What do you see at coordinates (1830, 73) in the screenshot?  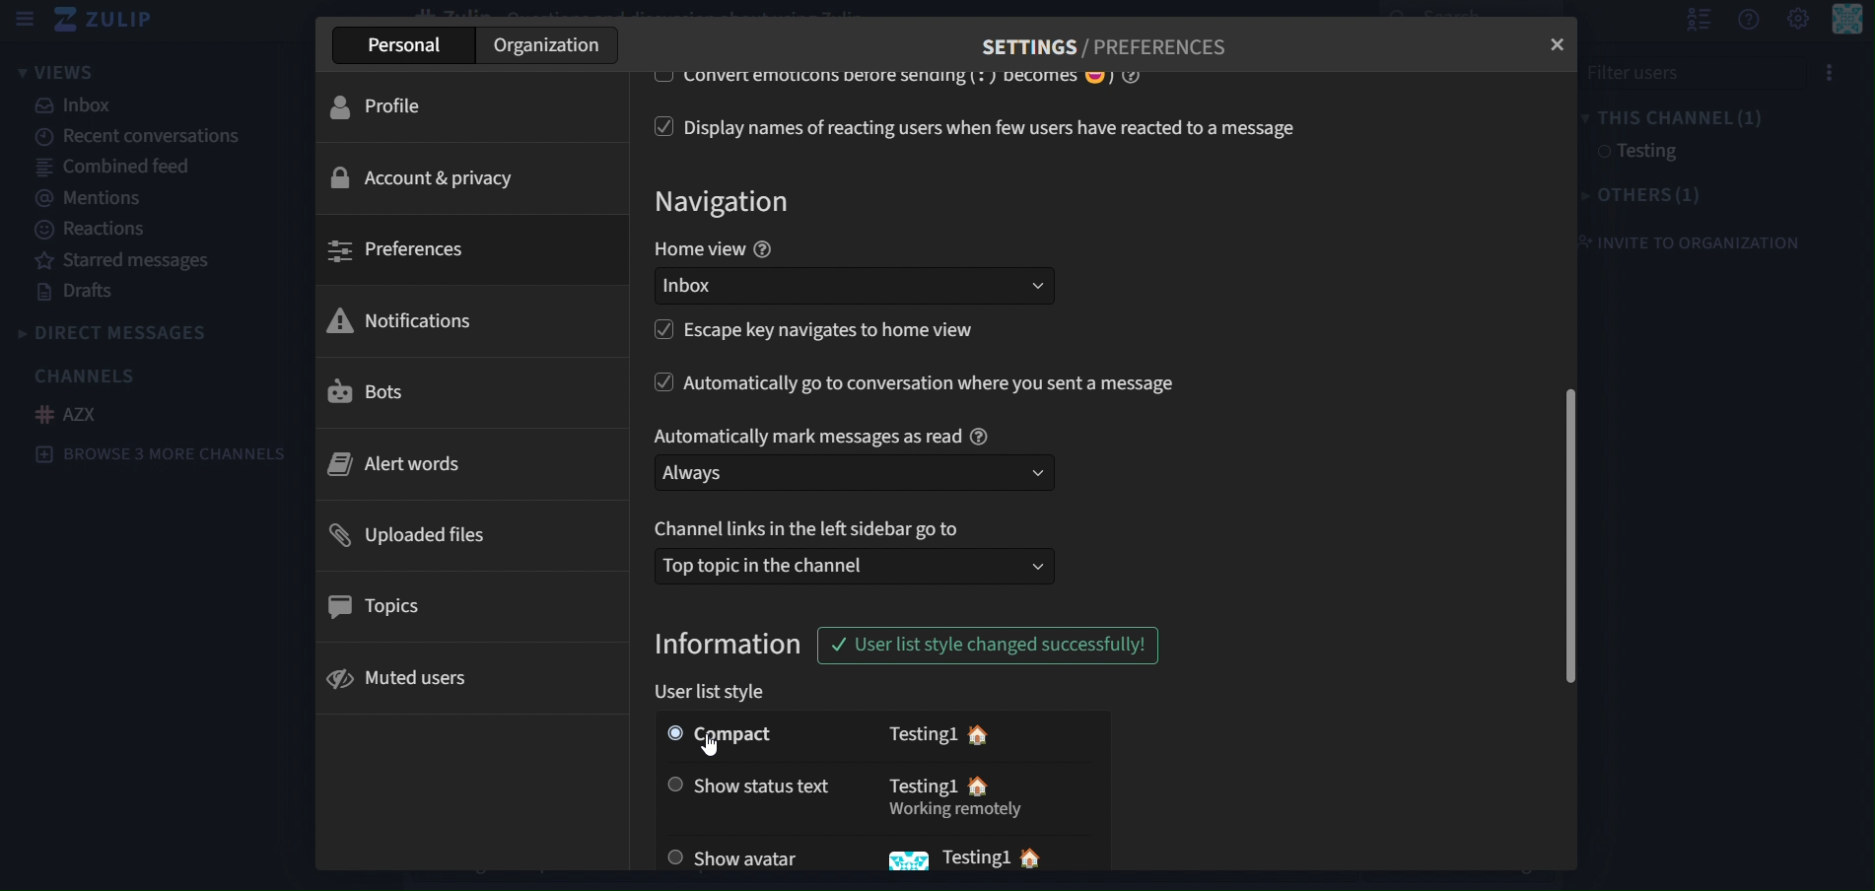 I see `Options` at bounding box center [1830, 73].